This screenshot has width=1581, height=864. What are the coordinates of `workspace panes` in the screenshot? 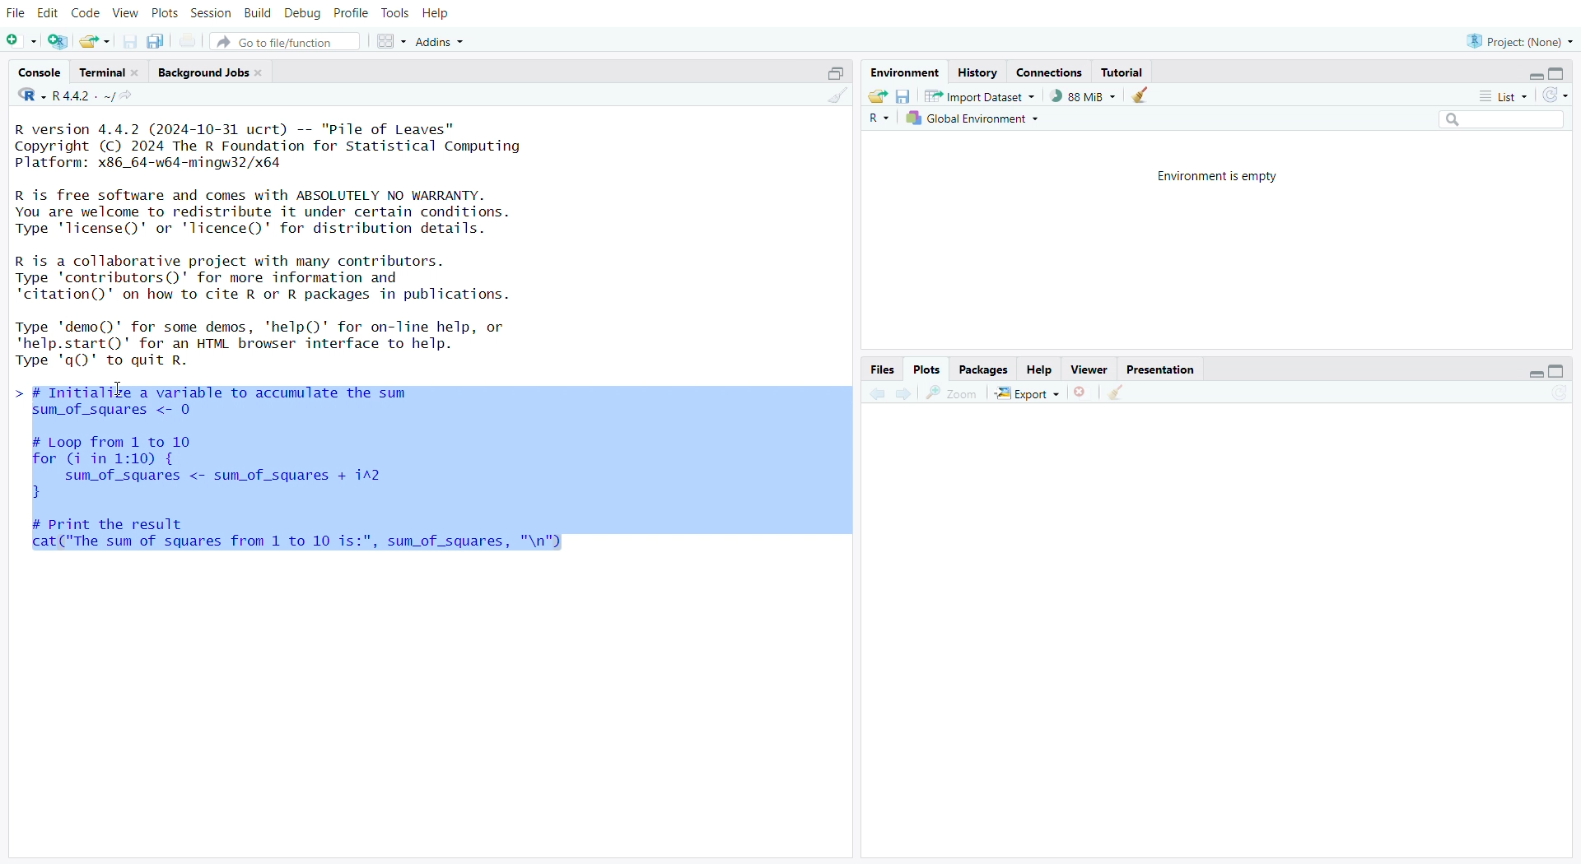 It's located at (391, 42).